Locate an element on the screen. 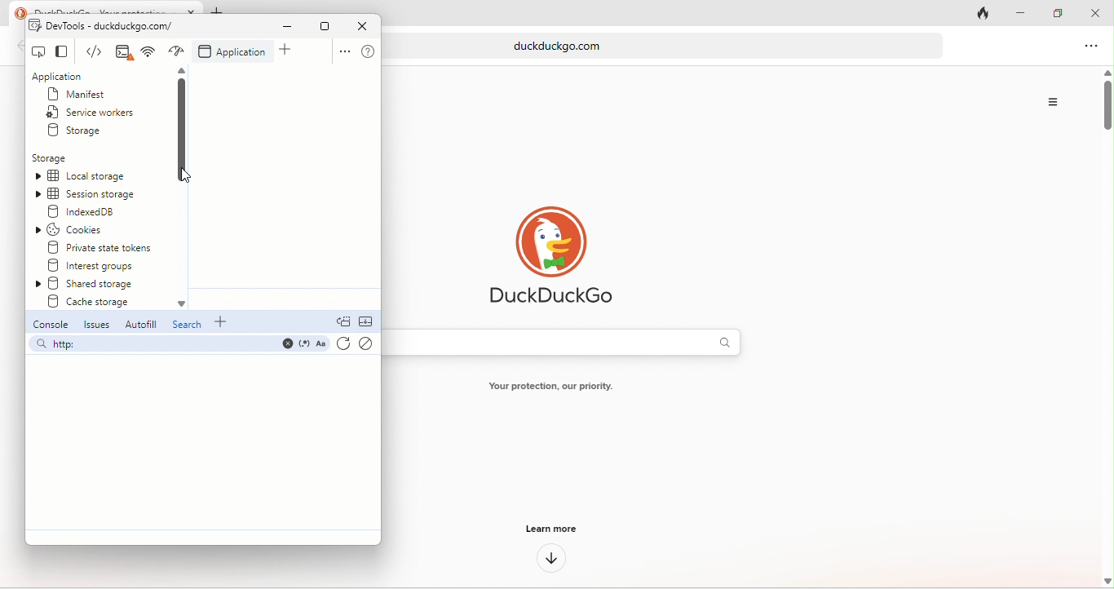  down arrow is located at coordinates (547, 560).